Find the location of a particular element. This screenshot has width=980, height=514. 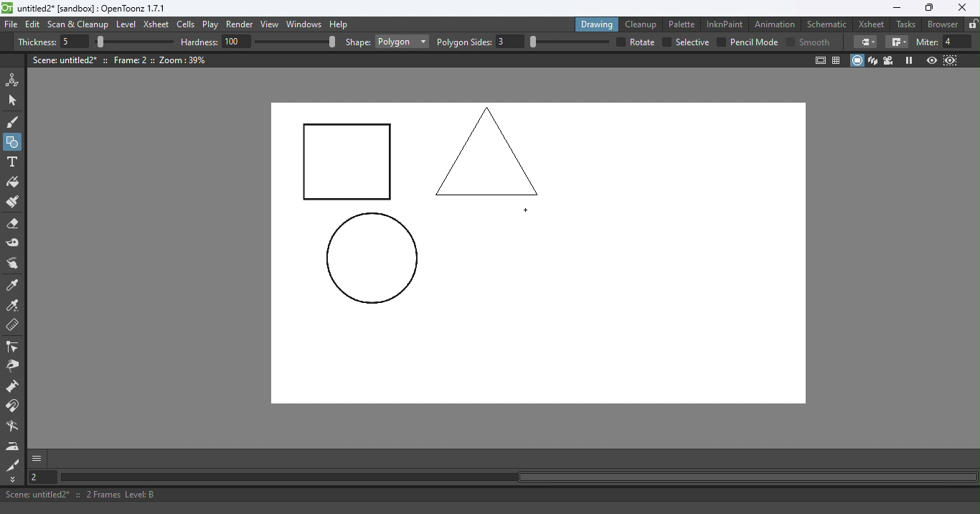

File is located at coordinates (11, 25).